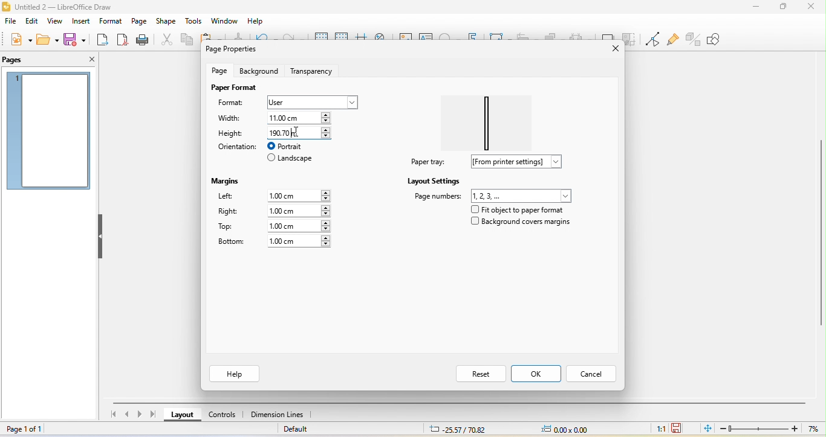 This screenshot has width=826, height=437. I want to click on paper format, so click(233, 88).